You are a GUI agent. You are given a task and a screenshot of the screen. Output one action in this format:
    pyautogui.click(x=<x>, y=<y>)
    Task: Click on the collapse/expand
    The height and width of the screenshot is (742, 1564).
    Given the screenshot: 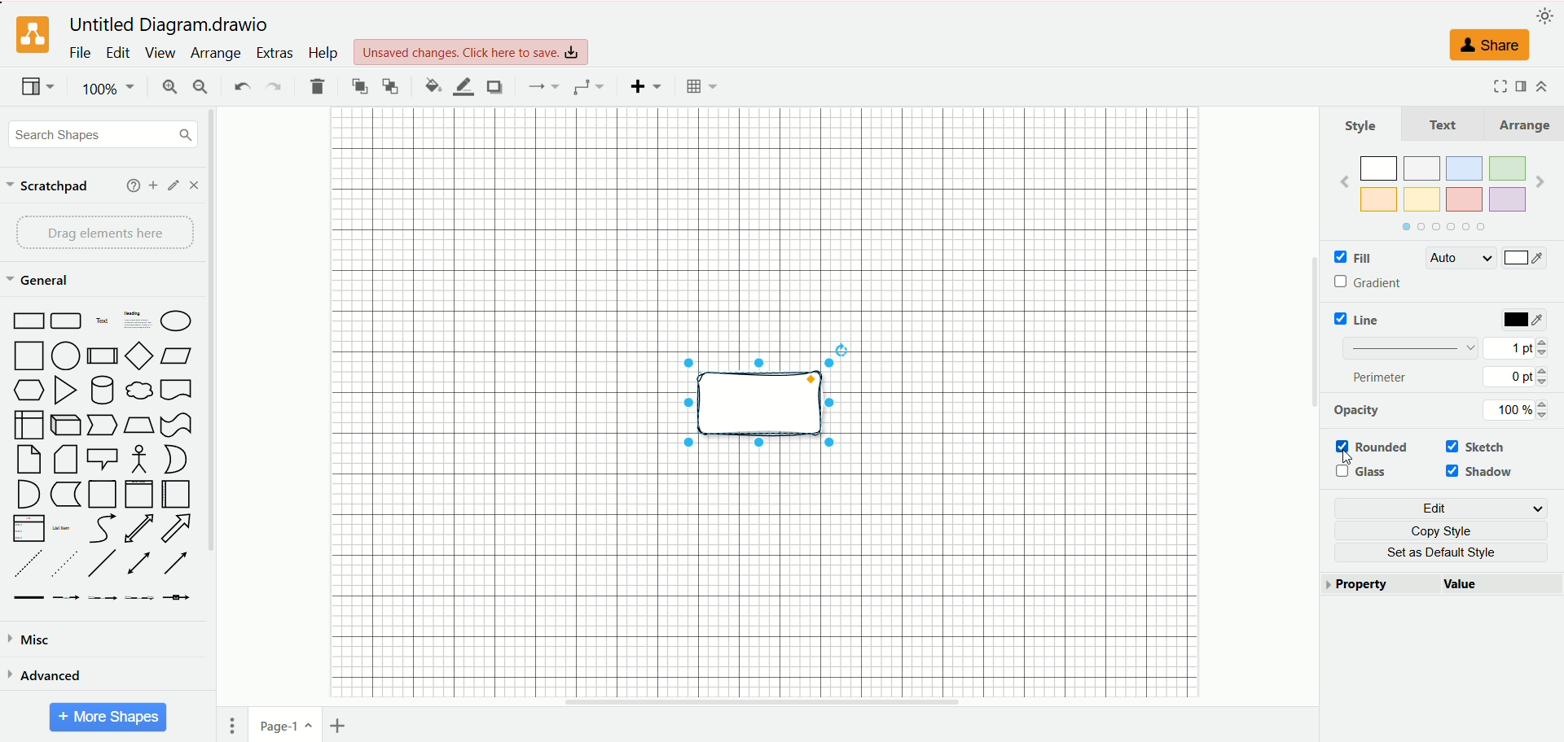 What is the action you would take?
    pyautogui.click(x=1541, y=86)
    